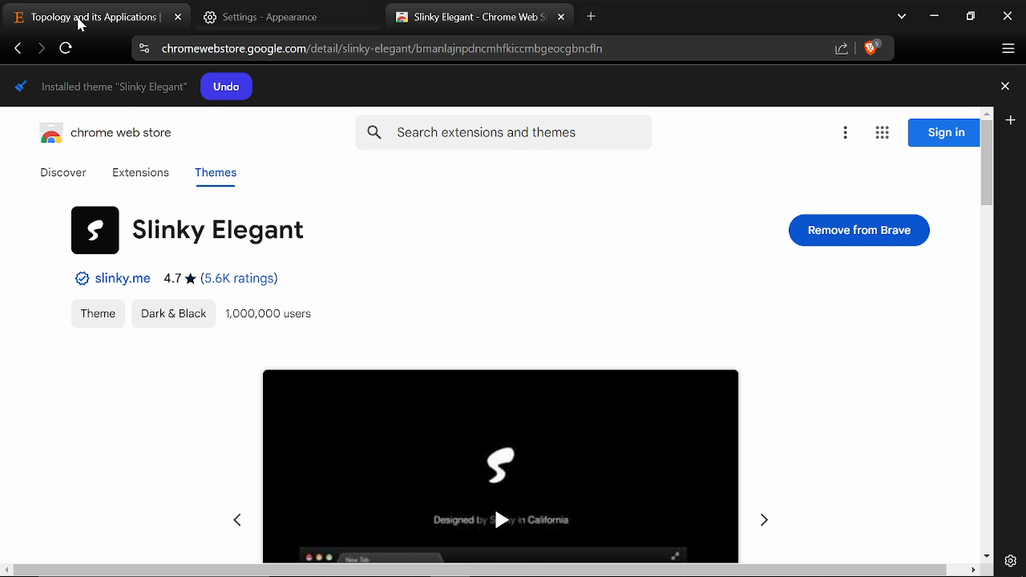 The width and height of the screenshot is (1026, 577). What do you see at coordinates (944, 131) in the screenshot?
I see `Sign in` at bounding box center [944, 131].